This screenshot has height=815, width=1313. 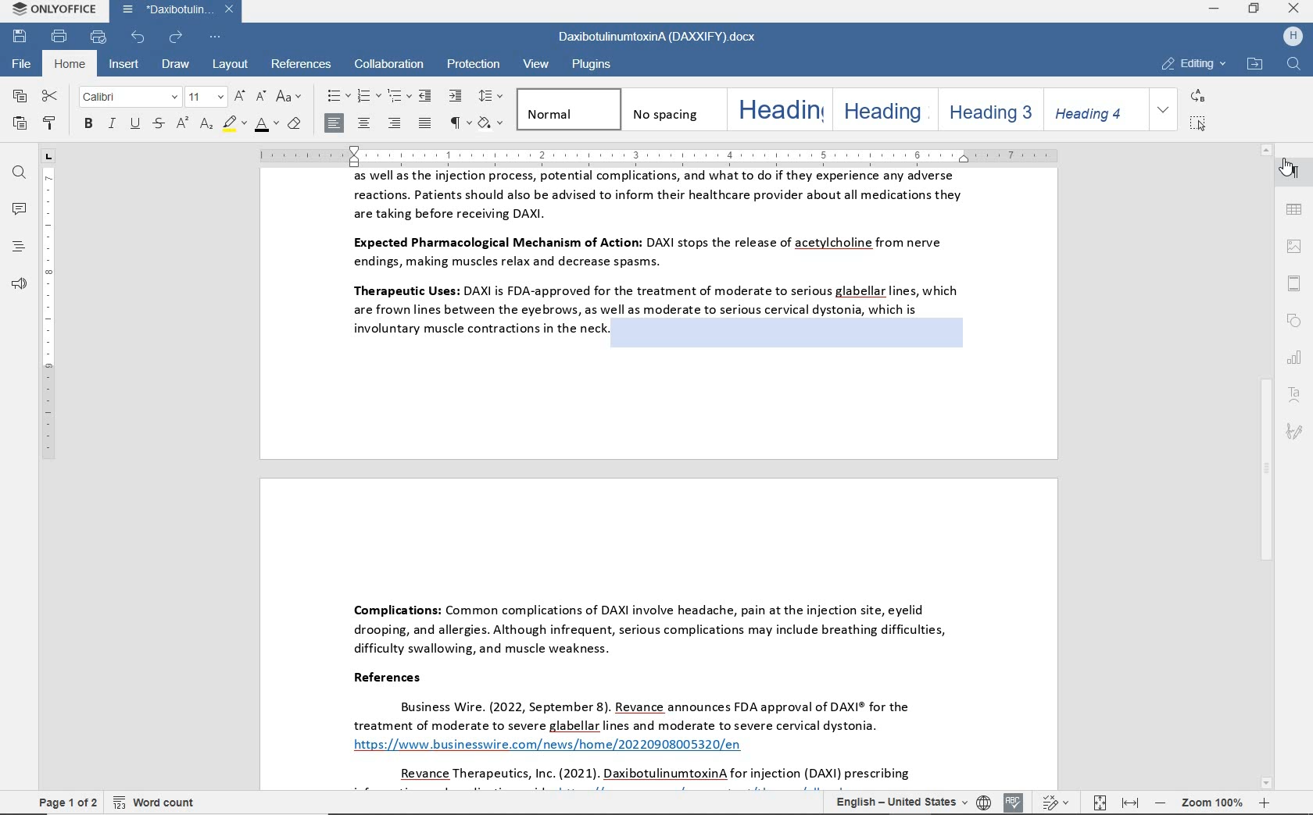 What do you see at coordinates (139, 37) in the screenshot?
I see `undo` at bounding box center [139, 37].